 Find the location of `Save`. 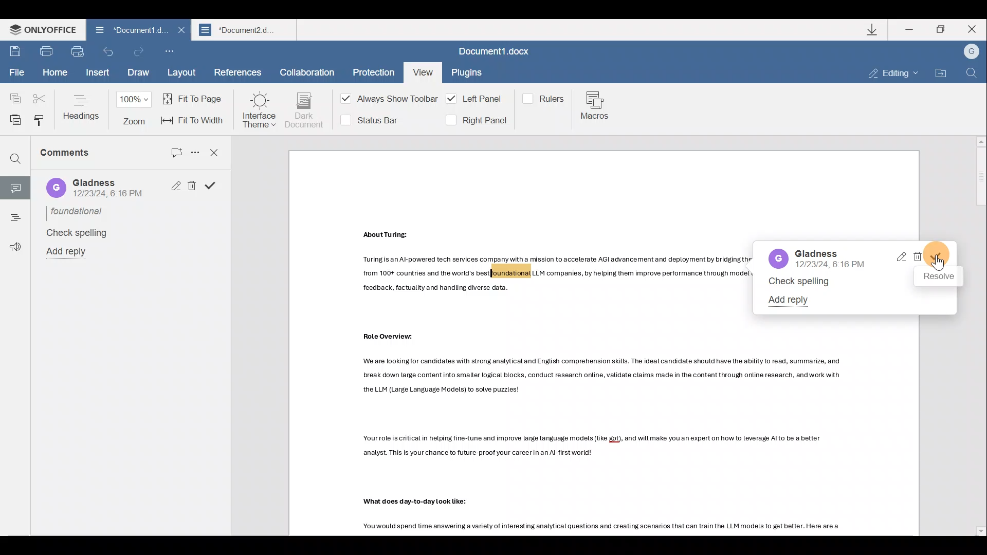

Save is located at coordinates (15, 52).